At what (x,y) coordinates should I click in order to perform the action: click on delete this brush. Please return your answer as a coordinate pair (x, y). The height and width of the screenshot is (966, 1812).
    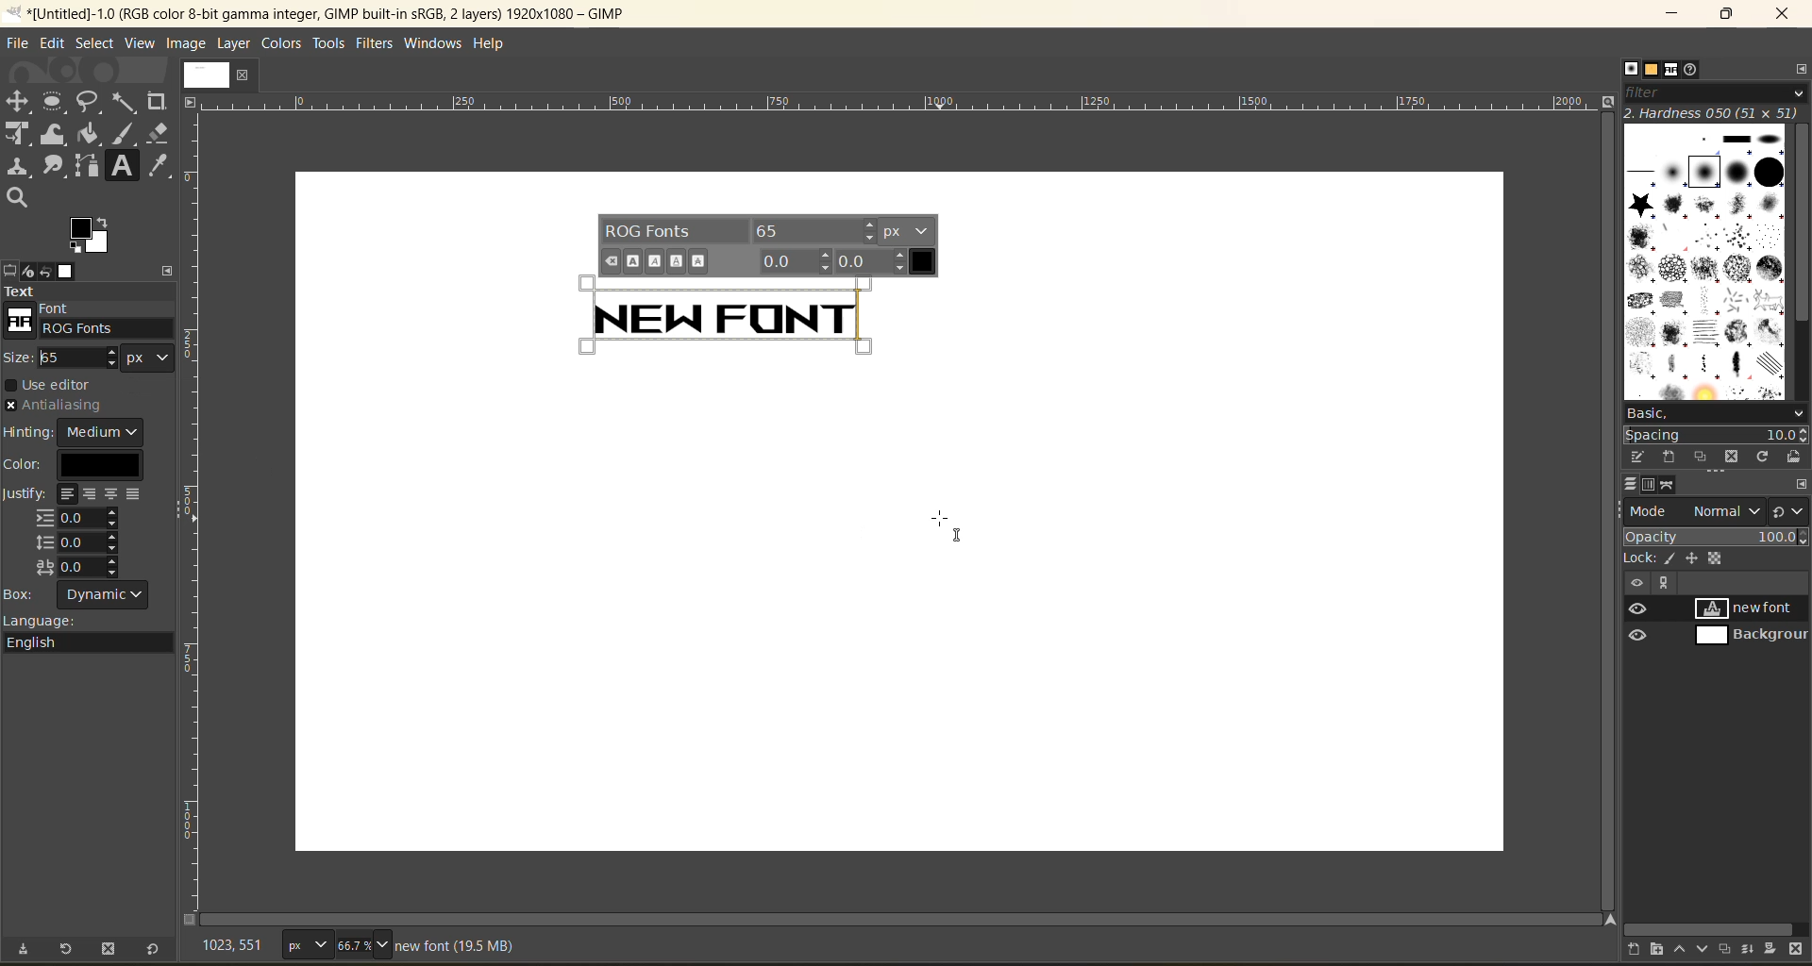
    Looking at the image, I should click on (1731, 458).